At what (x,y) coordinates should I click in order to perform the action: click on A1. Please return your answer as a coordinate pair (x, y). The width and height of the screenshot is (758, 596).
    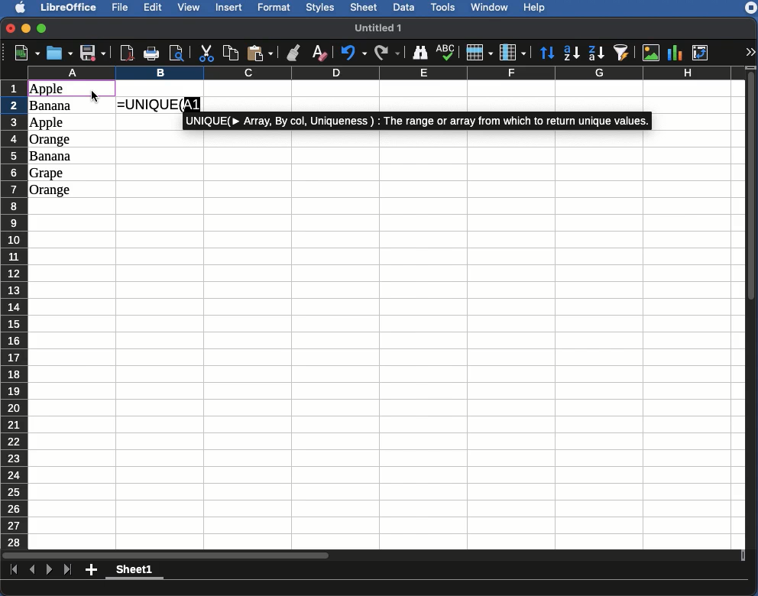
    Looking at the image, I should click on (193, 104).